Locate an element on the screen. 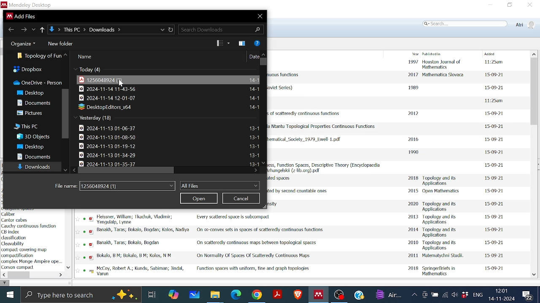 This screenshot has width=540, height=303. keyword is located at coordinates (13, 232).